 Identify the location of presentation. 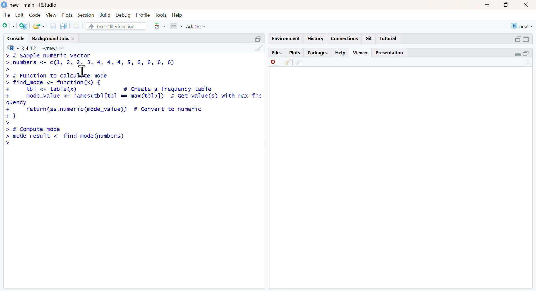
(390, 53).